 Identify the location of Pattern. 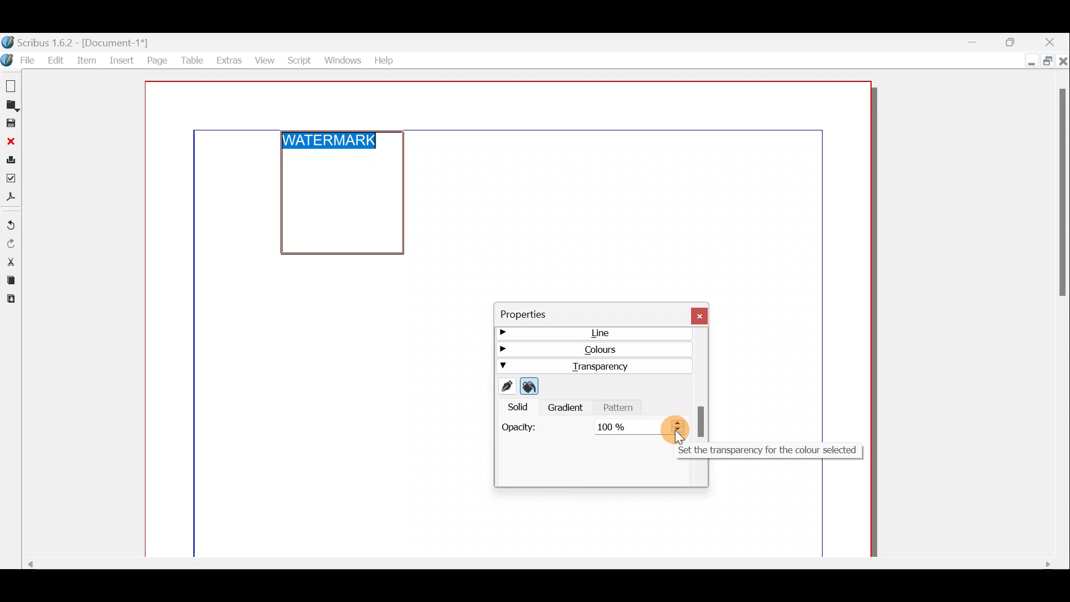
(620, 408).